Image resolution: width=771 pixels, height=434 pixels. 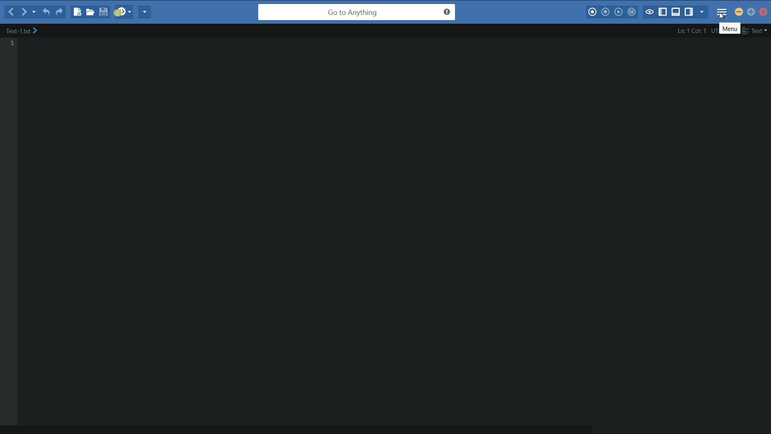 What do you see at coordinates (592, 13) in the screenshot?
I see `start macros` at bounding box center [592, 13].